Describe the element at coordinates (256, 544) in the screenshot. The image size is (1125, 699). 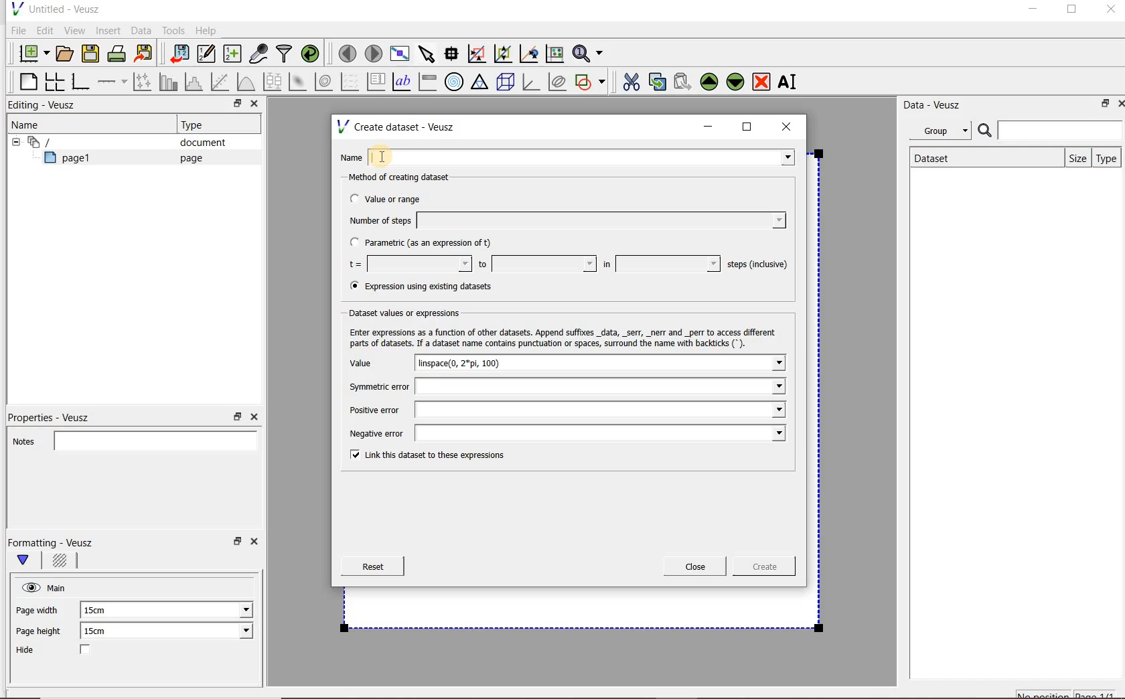
I see `Close` at that location.